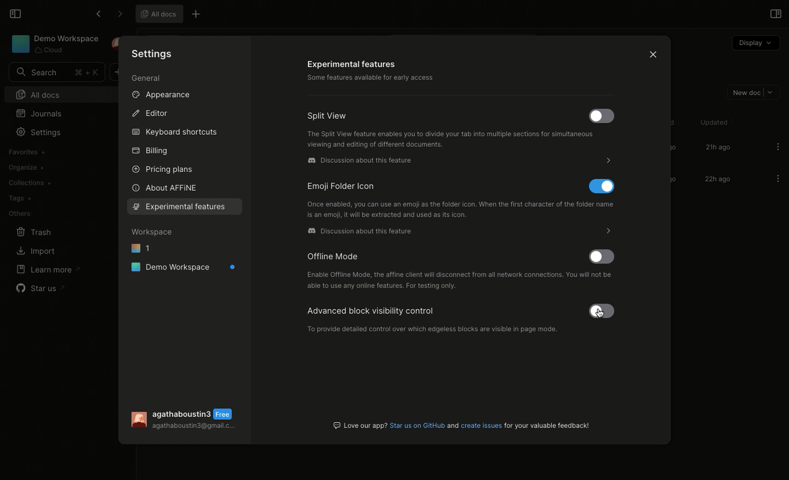 This screenshot has height=480, width=789. Describe the element at coordinates (34, 232) in the screenshot. I see `Trash` at that location.